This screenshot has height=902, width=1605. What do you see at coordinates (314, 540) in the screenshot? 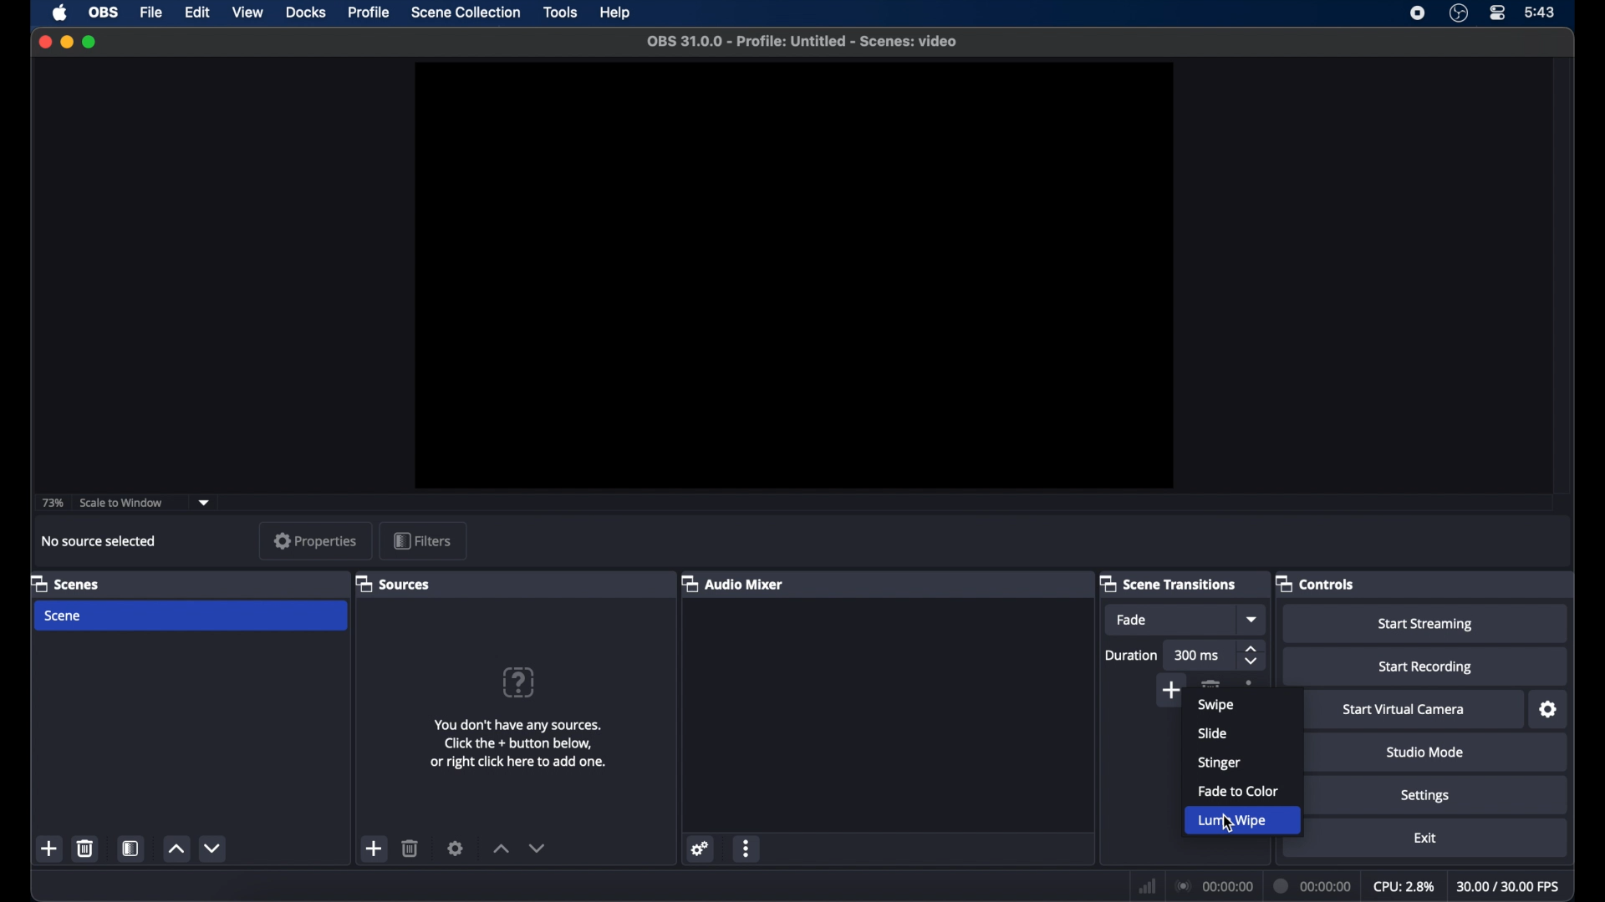
I see `properties` at bounding box center [314, 540].